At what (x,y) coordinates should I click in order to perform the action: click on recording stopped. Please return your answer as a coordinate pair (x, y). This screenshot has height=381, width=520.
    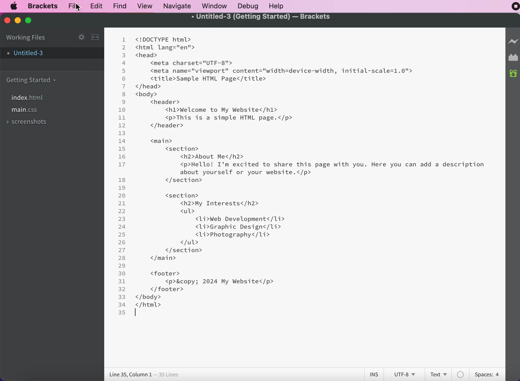
    Looking at the image, I should click on (516, 7).